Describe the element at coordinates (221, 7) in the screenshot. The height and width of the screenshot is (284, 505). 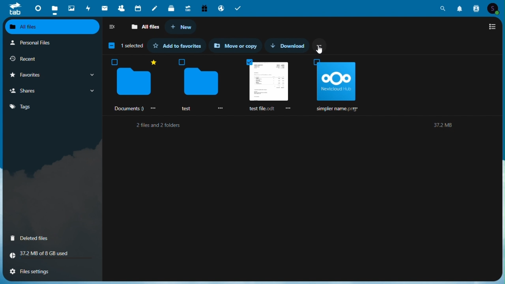
I see `email hosting` at that location.